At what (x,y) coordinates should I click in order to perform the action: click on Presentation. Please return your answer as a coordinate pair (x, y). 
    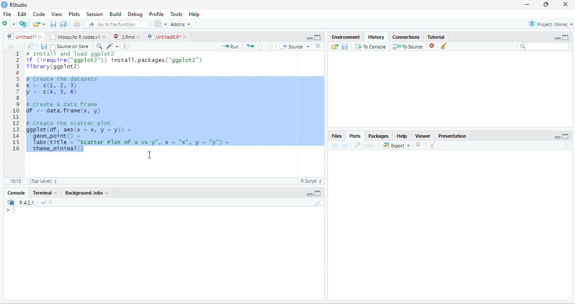
    Looking at the image, I should click on (452, 136).